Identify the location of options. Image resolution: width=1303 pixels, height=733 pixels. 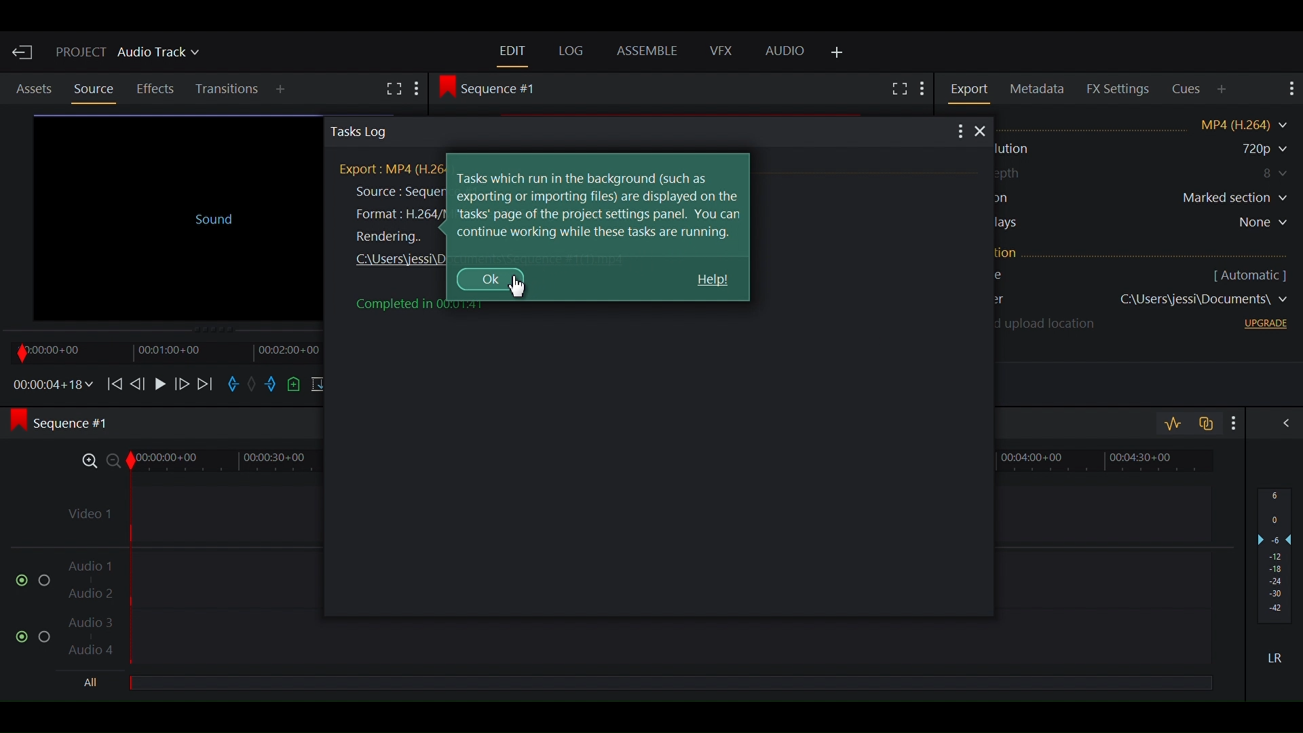
(959, 132).